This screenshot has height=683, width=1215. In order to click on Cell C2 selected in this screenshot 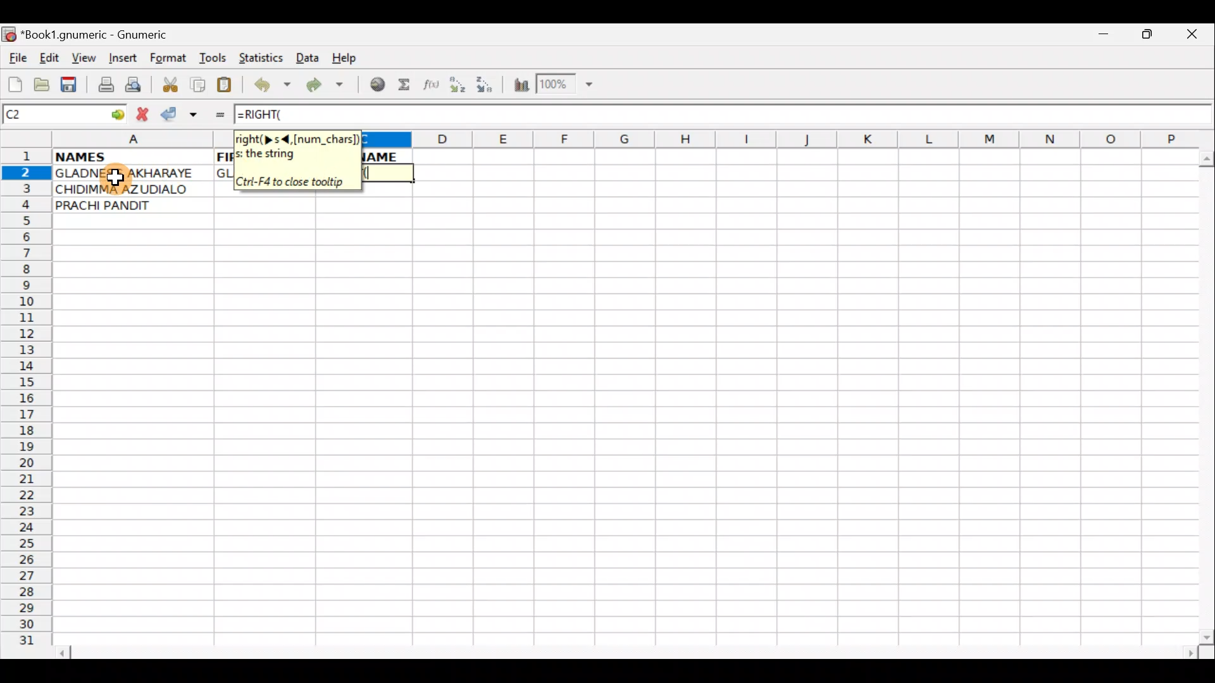, I will do `click(387, 173)`.